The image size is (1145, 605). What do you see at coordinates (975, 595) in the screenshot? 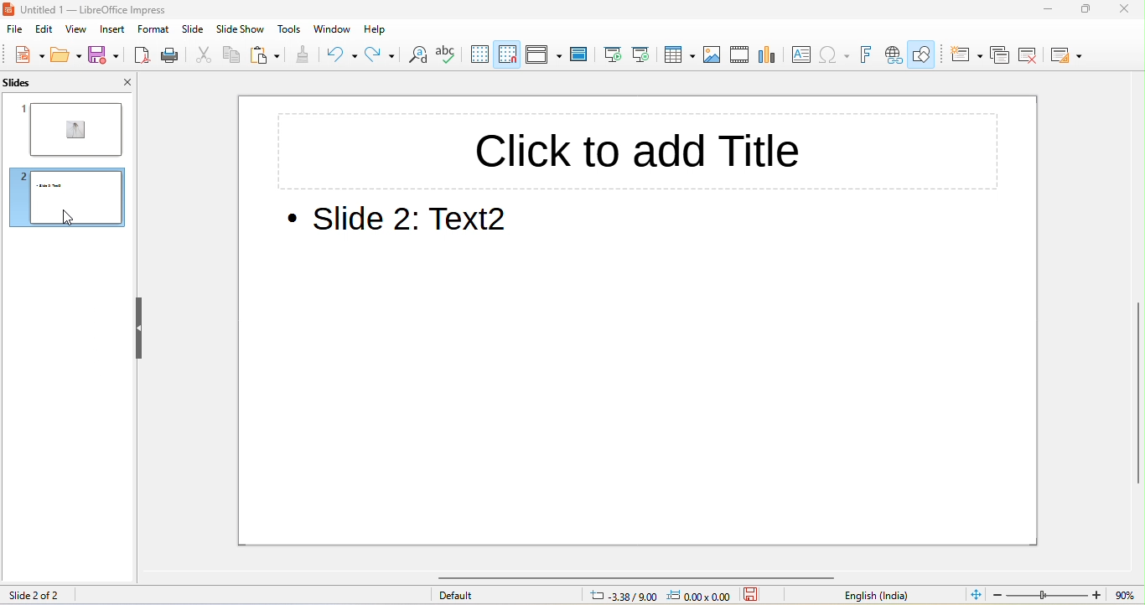
I see `fit slide to current window` at bounding box center [975, 595].